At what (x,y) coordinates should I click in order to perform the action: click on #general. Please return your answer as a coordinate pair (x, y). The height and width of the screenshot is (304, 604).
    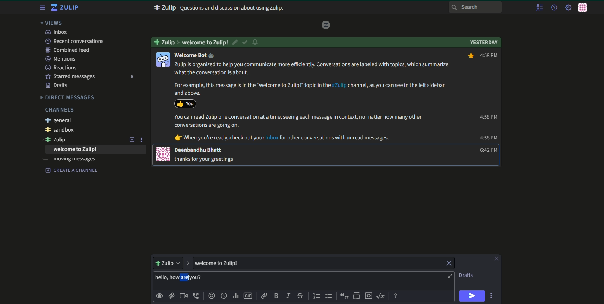
    Looking at the image, I should click on (61, 120).